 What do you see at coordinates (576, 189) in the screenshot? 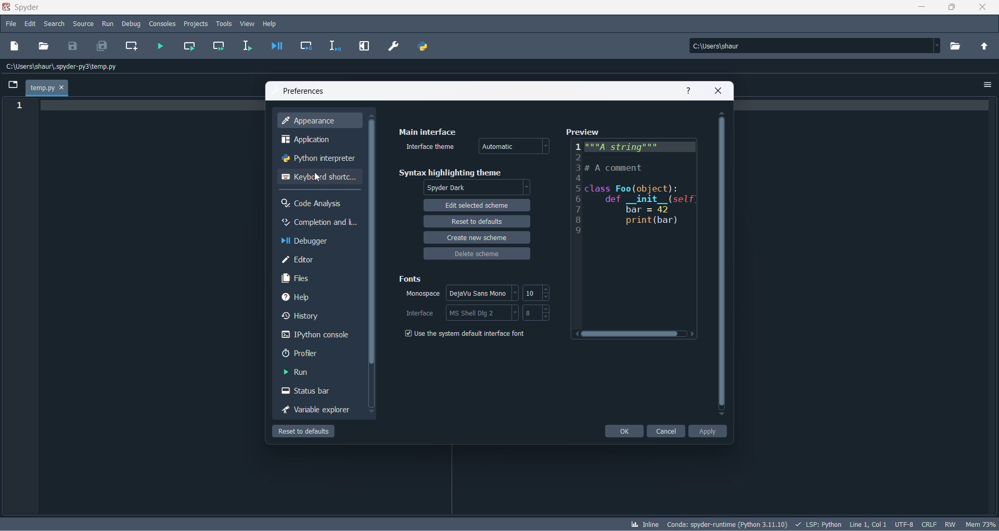
I see `line number` at bounding box center [576, 189].